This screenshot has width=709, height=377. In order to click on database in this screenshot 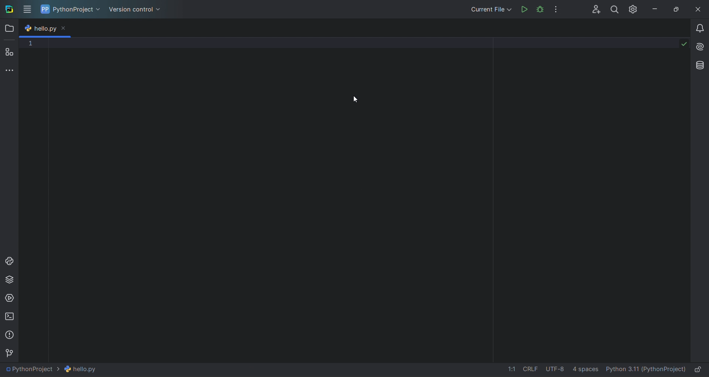, I will do `click(700, 66)`.